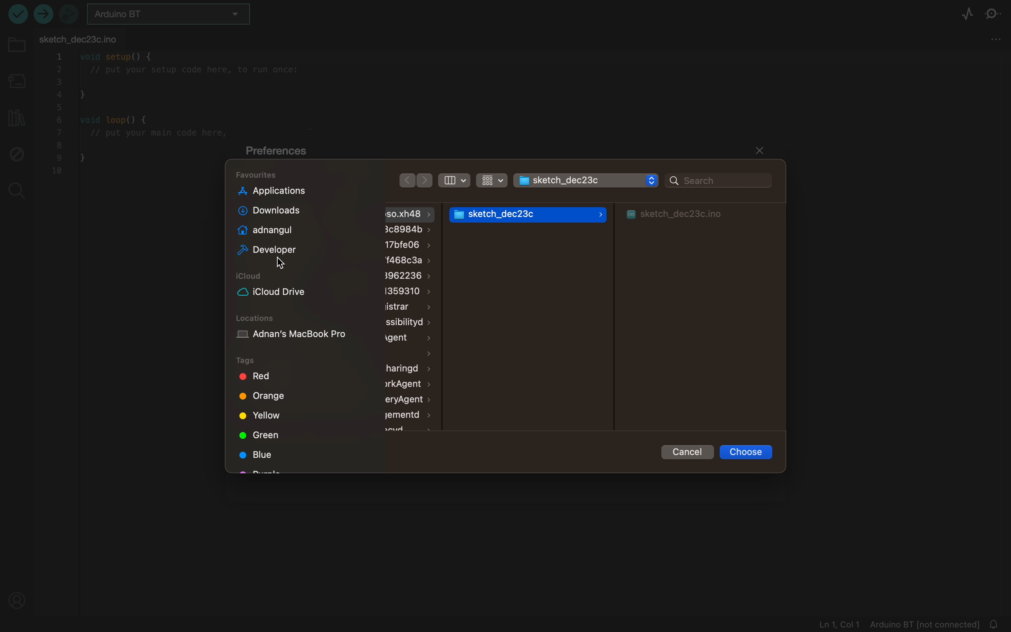 The image size is (1011, 632). Describe the element at coordinates (415, 182) in the screenshot. I see `arrows` at that location.